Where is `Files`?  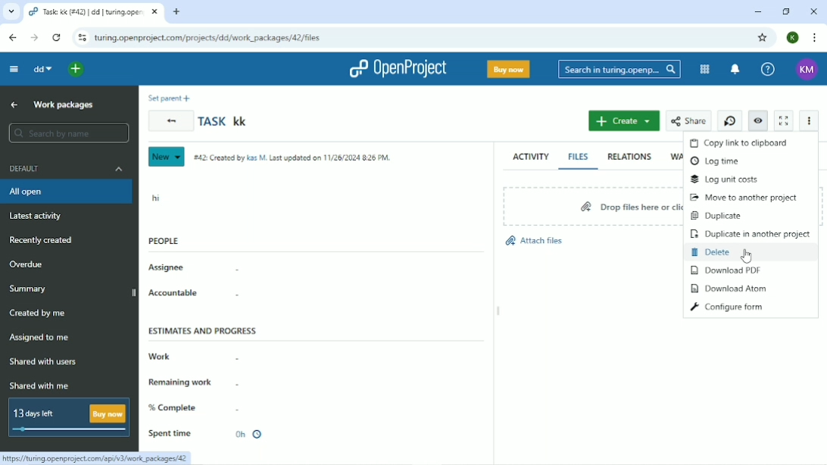 Files is located at coordinates (579, 158).